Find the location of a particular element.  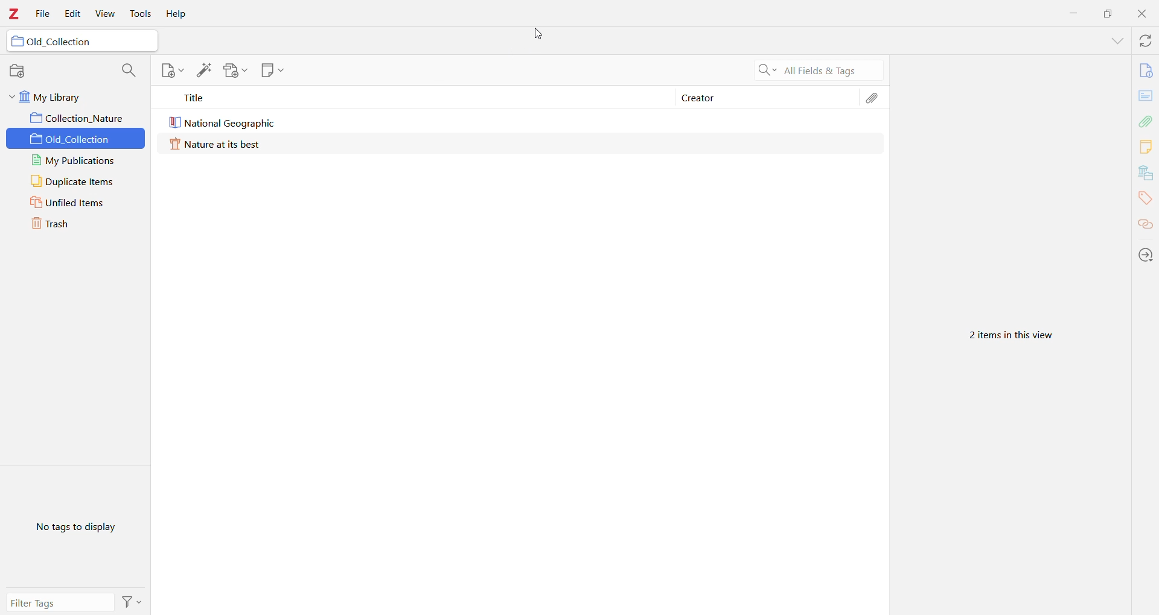

New Item is located at coordinates (170, 72).